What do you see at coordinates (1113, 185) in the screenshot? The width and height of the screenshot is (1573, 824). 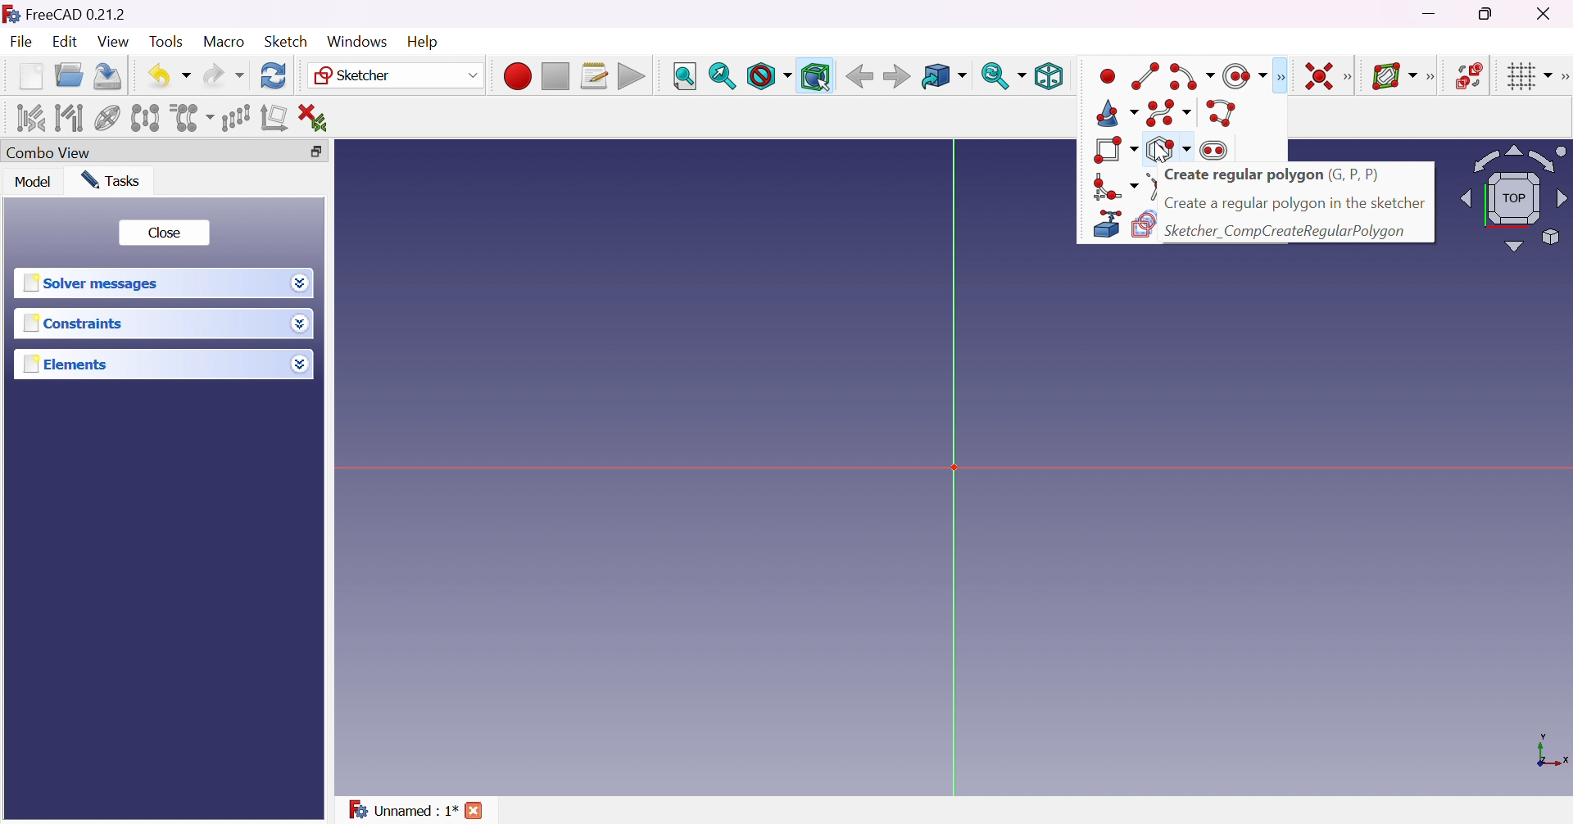 I see `Create fillet` at bounding box center [1113, 185].